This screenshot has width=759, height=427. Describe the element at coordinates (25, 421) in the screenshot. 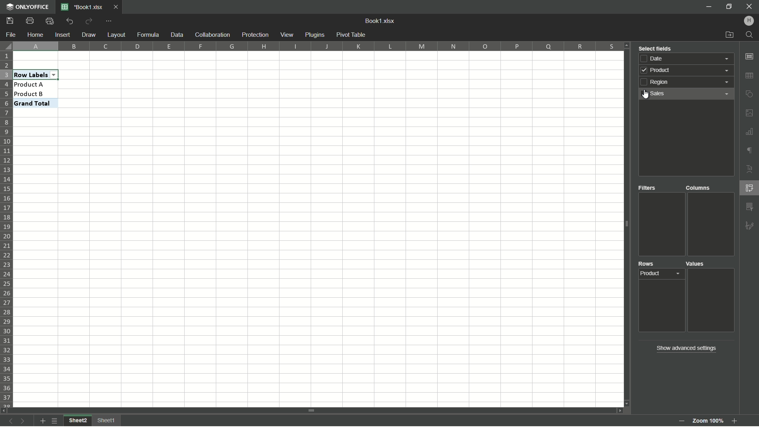

I see `next sheet` at that location.